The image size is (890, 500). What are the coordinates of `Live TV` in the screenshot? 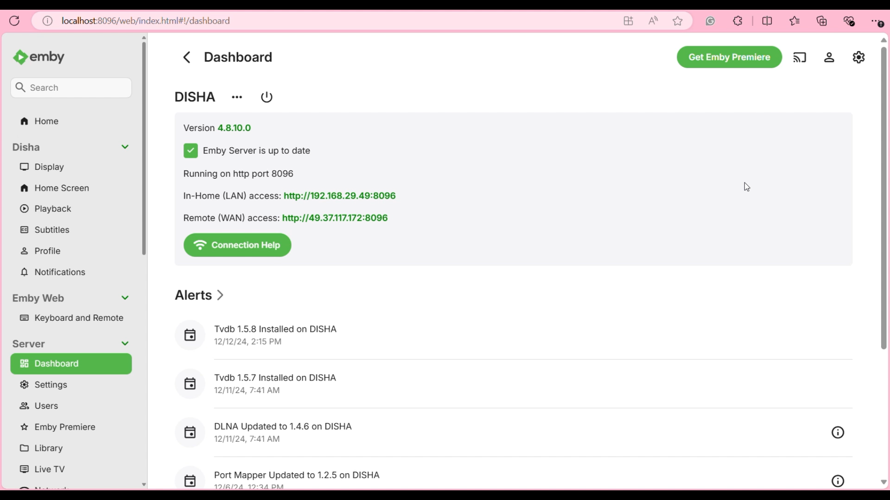 It's located at (68, 469).